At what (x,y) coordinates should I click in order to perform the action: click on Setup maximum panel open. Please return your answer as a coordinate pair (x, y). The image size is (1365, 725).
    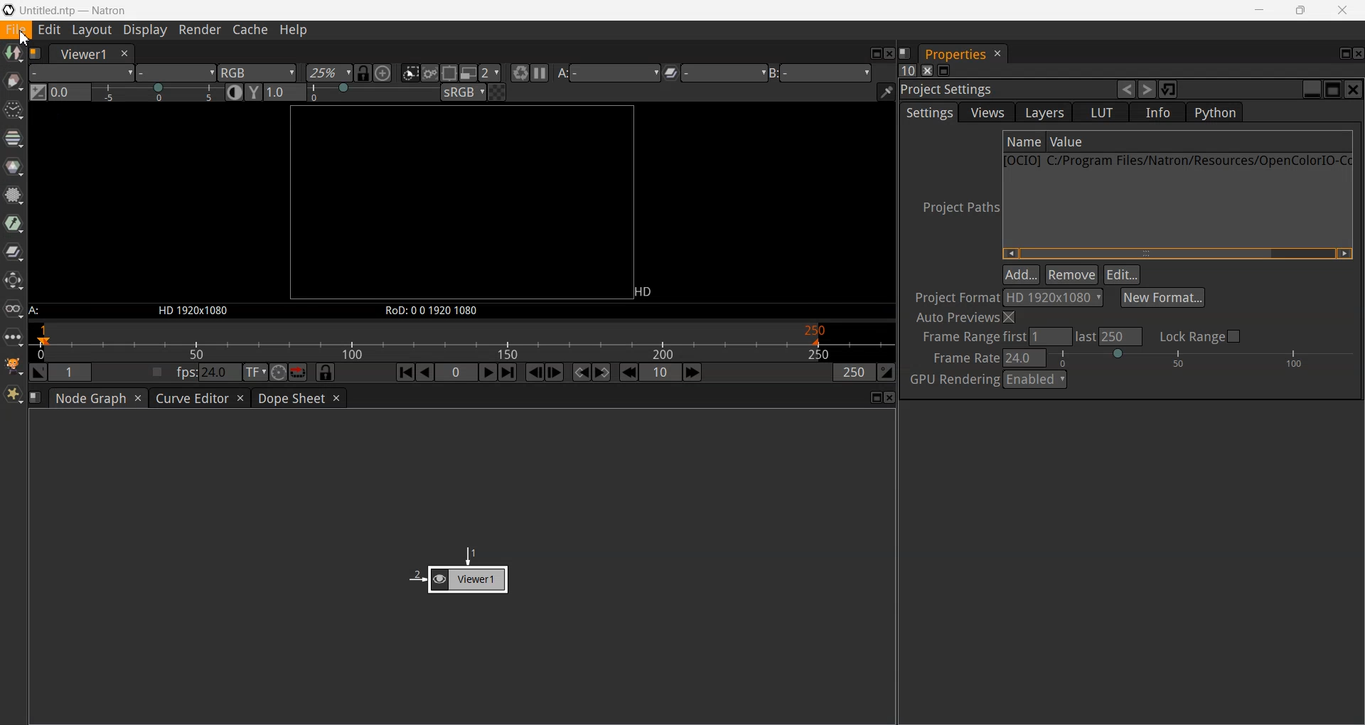
    Looking at the image, I should click on (906, 70).